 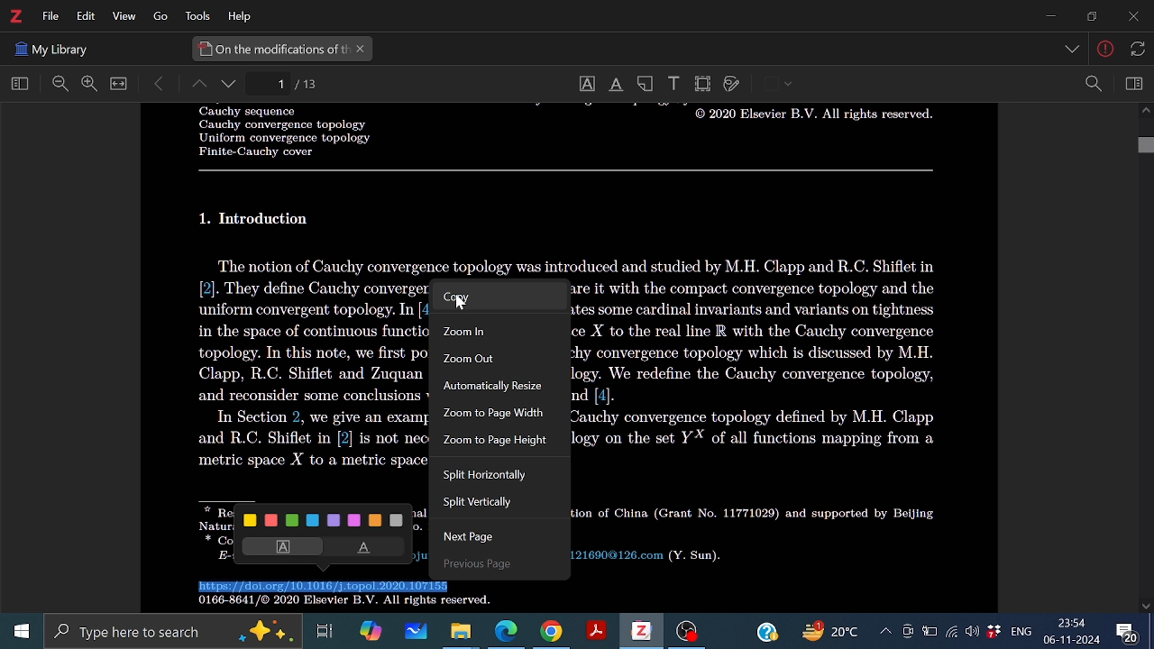 What do you see at coordinates (834, 632) in the screenshot?
I see `Weather` at bounding box center [834, 632].